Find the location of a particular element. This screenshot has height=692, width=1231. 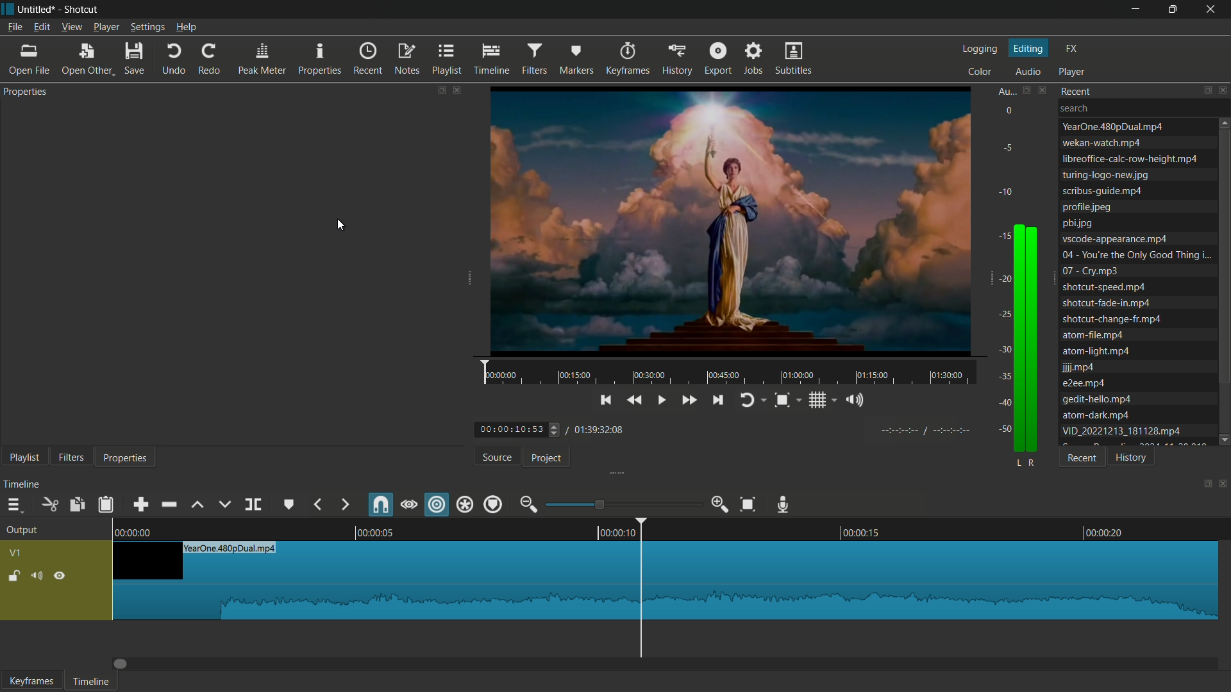

settings menu is located at coordinates (147, 28).